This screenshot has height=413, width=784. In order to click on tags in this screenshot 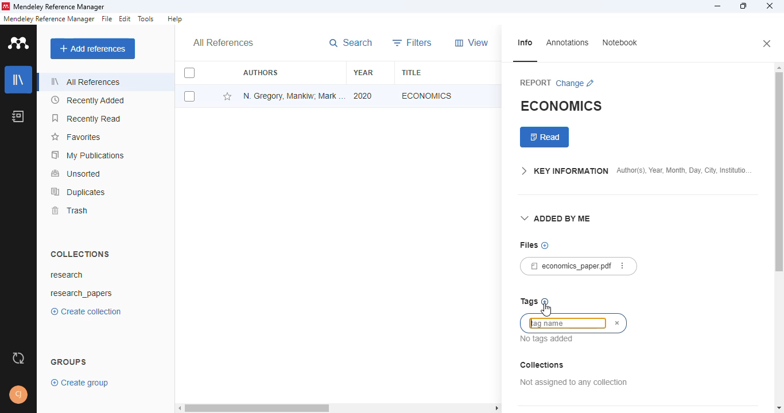, I will do `click(529, 302)`.